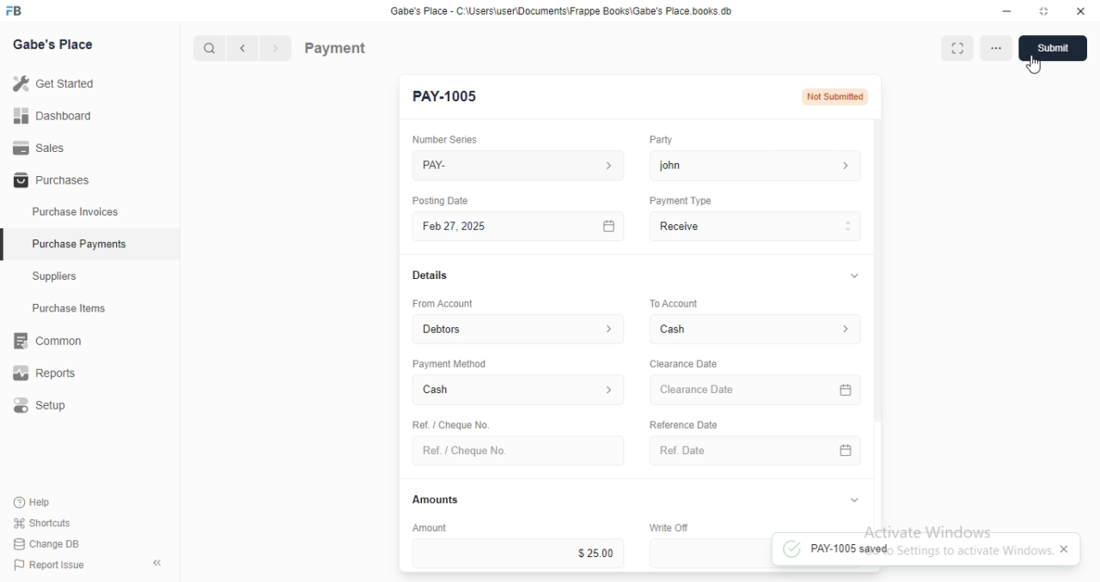 This screenshot has height=582, width=1100. I want to click on Write Off, so click(667, 527).